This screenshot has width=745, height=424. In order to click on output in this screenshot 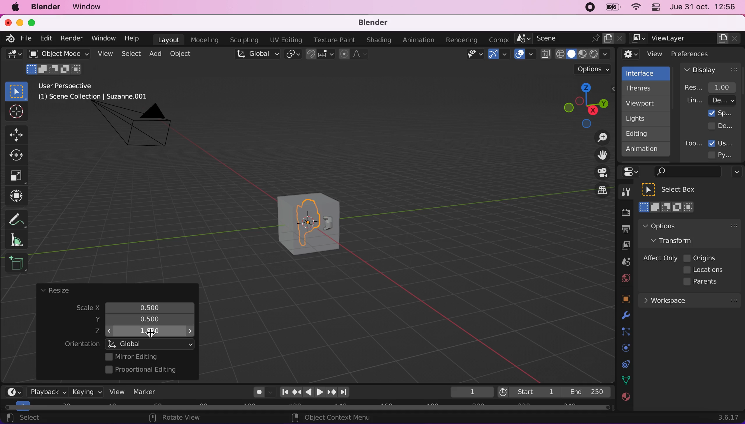, I will do `click(623, 230)`.